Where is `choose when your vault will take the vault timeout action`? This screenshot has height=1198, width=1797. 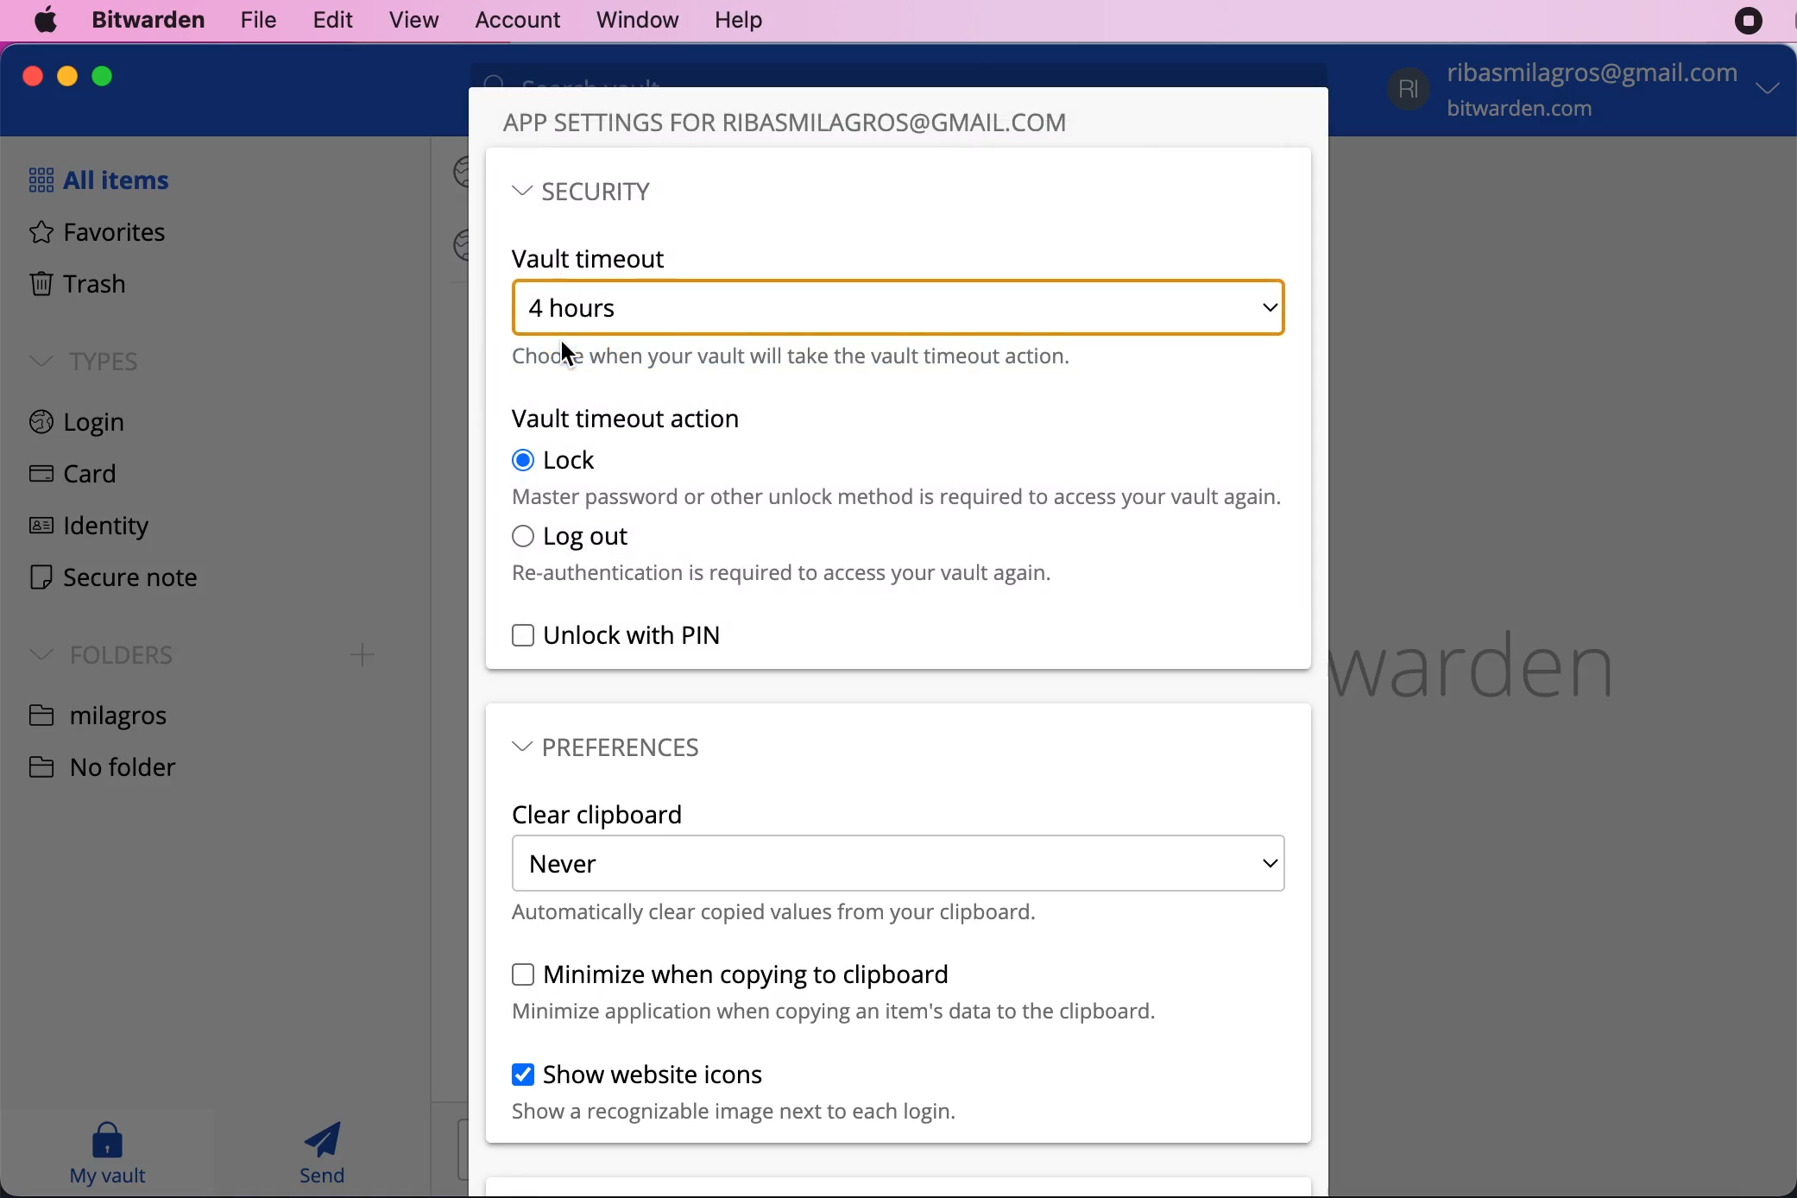
choose when your vault will take the vault timeout action is located at coordinates (794, 358).